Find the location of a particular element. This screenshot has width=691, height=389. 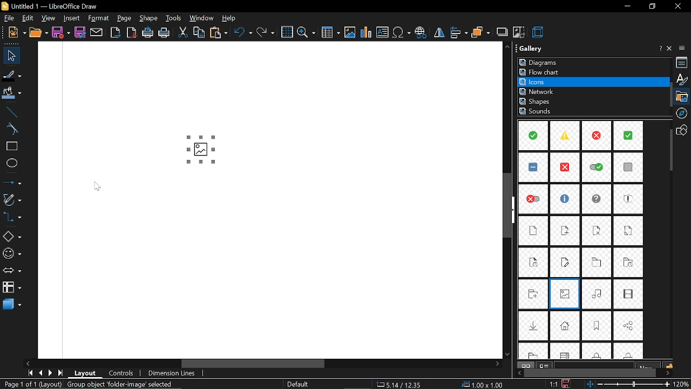

line is located at coordinates (10, 110).